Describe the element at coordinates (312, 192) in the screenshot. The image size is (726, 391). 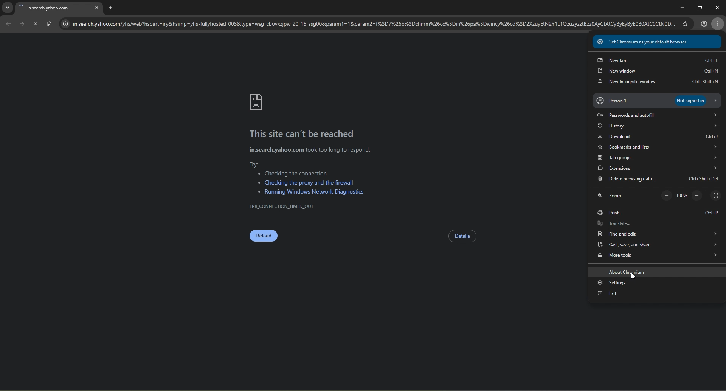
I see `Running Windows Network Diagnostics` at that location.